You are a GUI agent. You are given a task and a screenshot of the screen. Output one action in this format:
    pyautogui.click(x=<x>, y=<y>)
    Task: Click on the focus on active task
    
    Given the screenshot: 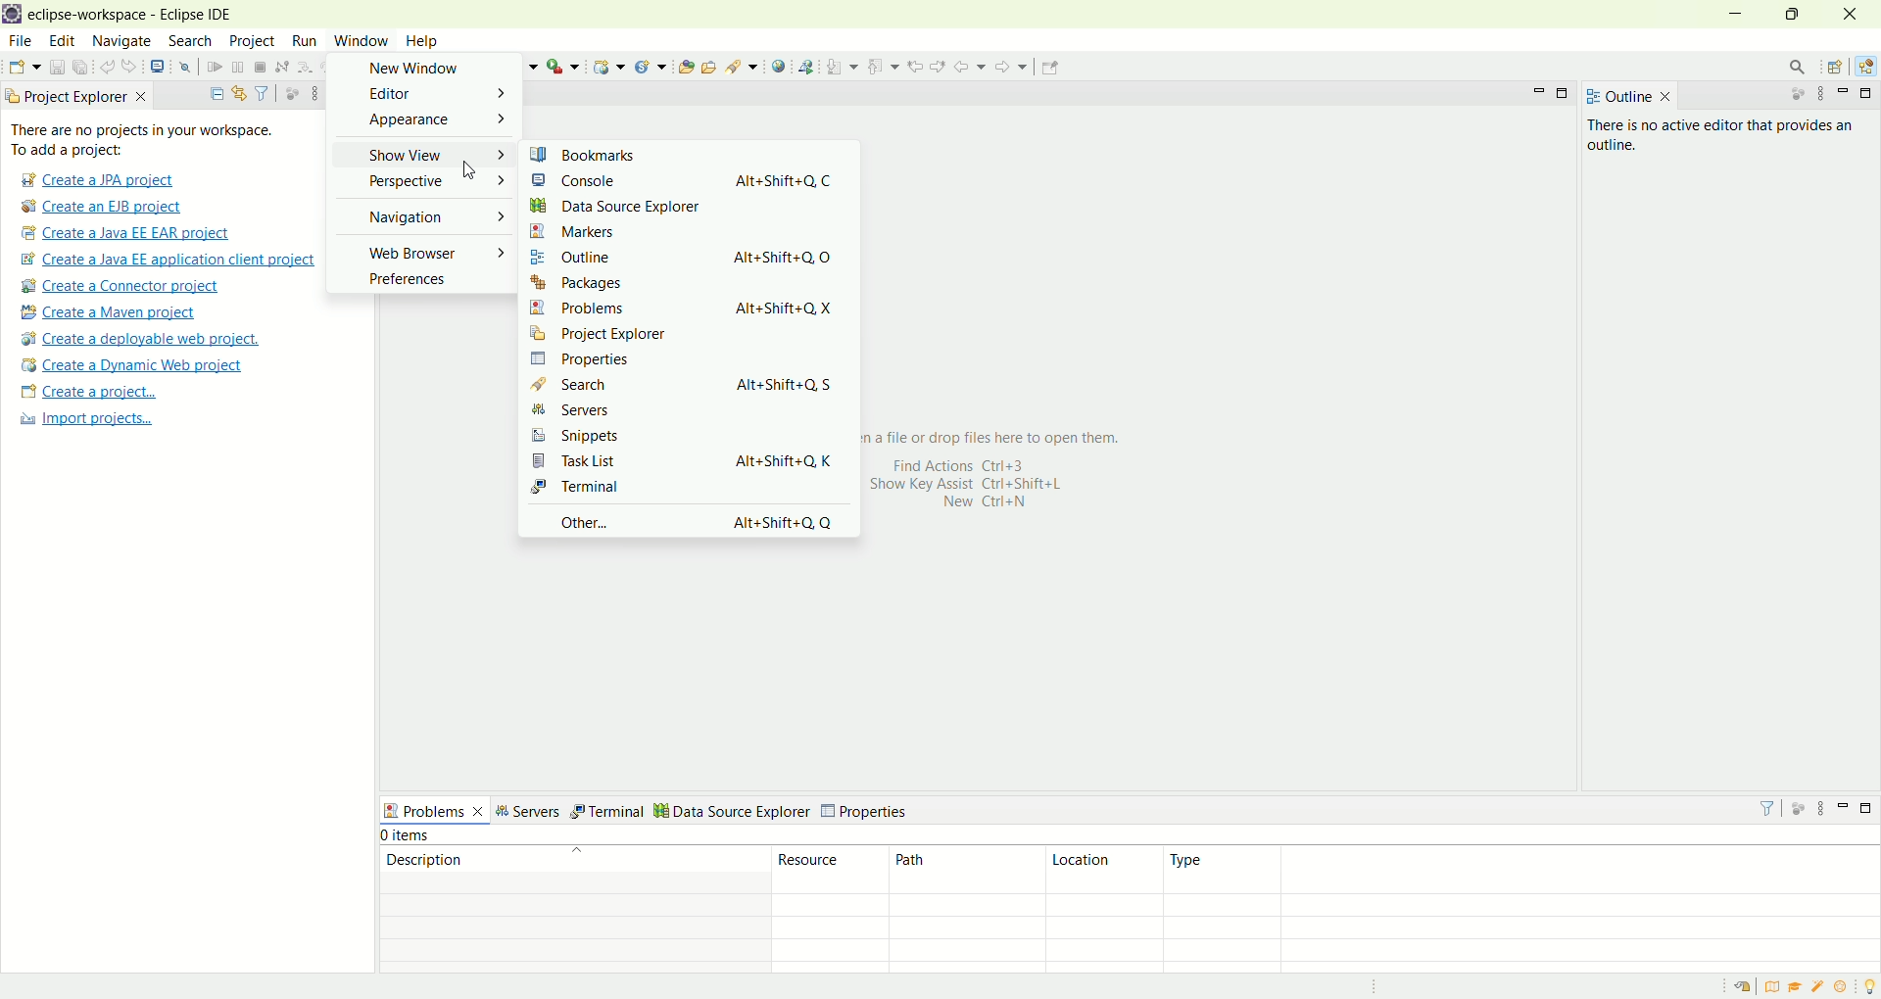 What is the action you would take?
    pyautogui.click(x=1799, y=808)
    